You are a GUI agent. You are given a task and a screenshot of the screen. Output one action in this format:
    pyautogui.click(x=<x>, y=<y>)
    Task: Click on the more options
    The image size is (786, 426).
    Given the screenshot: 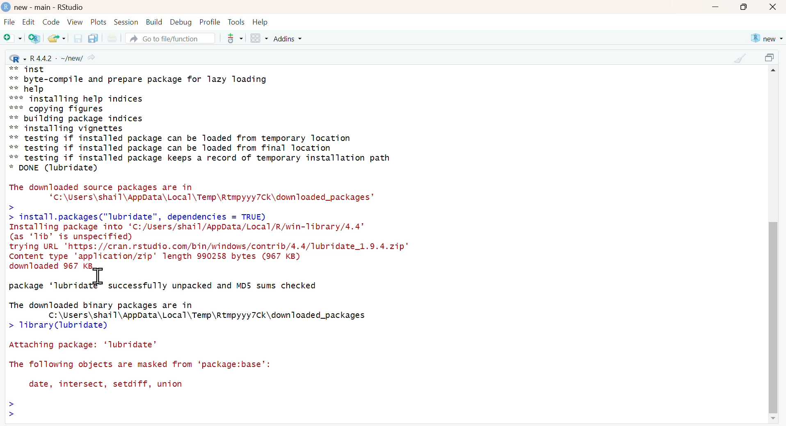 What is the action you would take?
    pyautogui.click(x=232, y=38)
    